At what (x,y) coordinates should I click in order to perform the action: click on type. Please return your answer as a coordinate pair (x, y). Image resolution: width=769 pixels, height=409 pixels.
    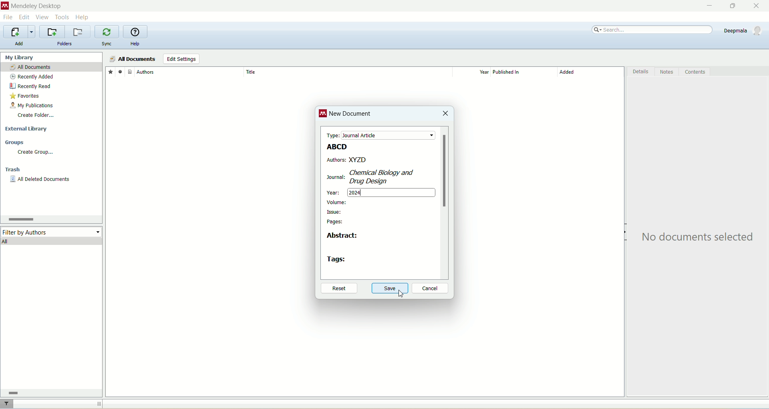
    Looking at the image, I should click on (378, 135).